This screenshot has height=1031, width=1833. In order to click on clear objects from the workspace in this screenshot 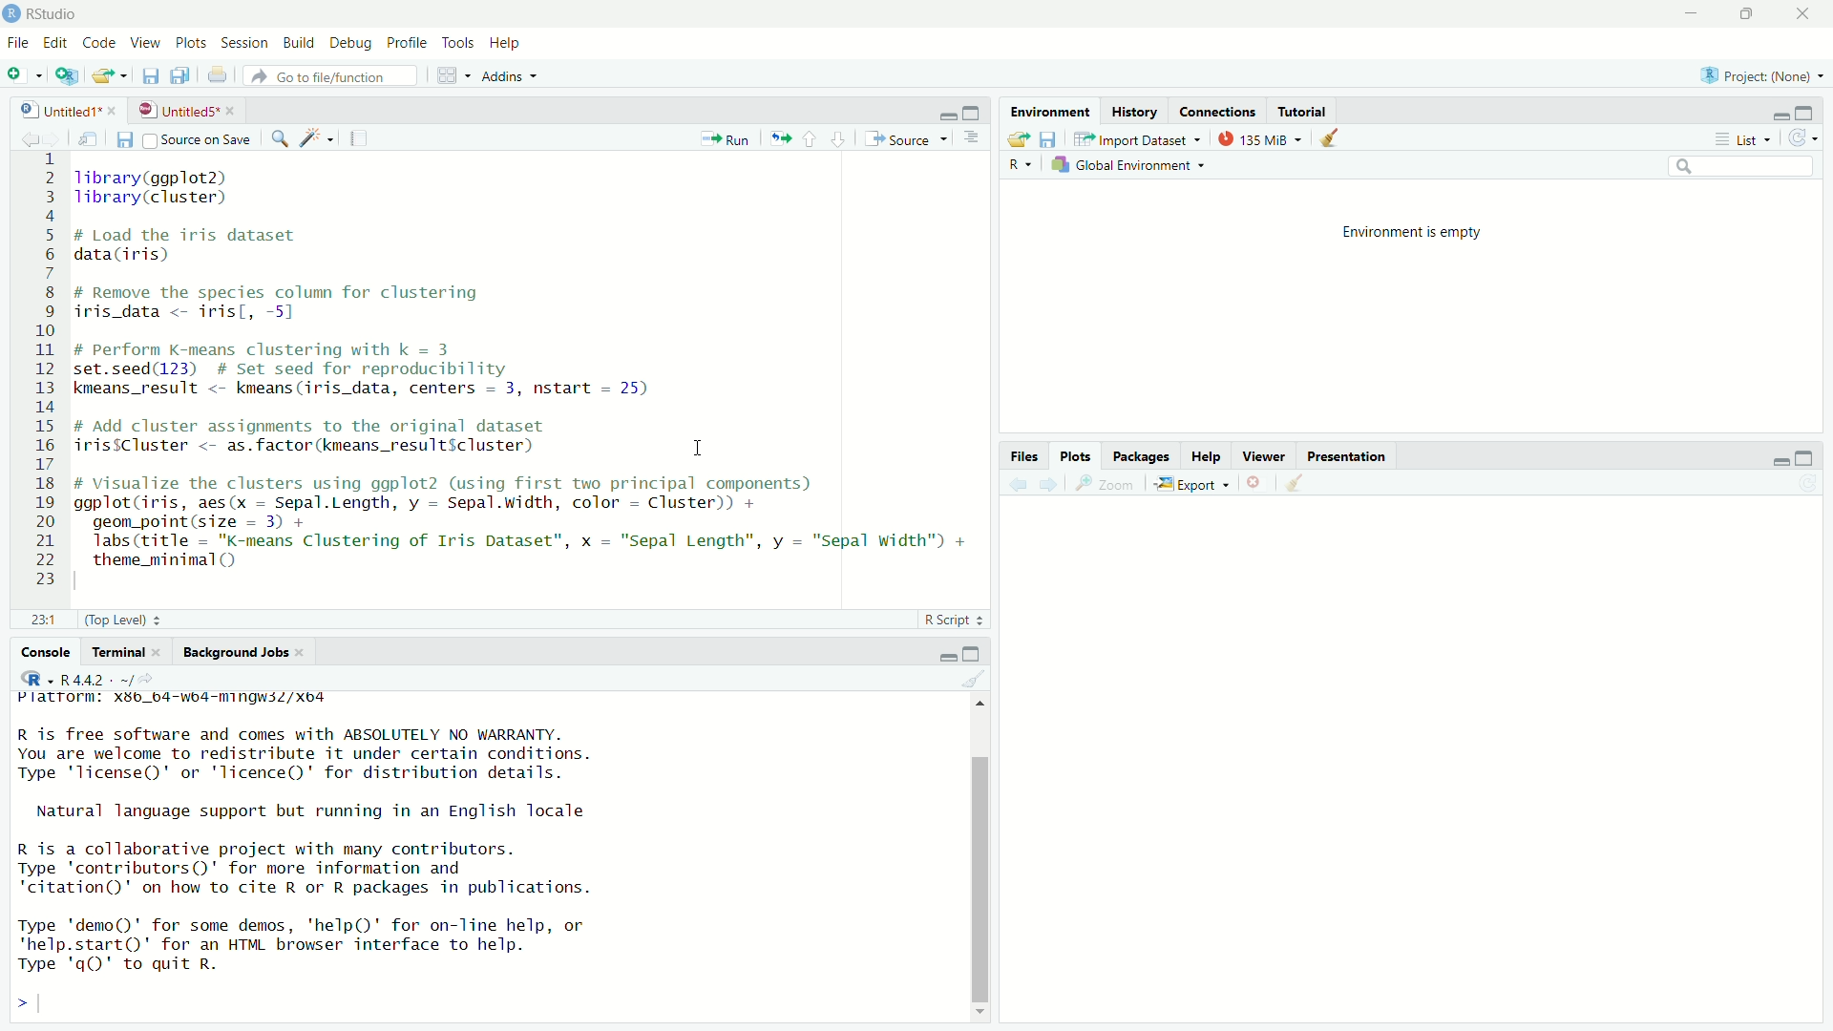, I will do `click(1327, 138)`.